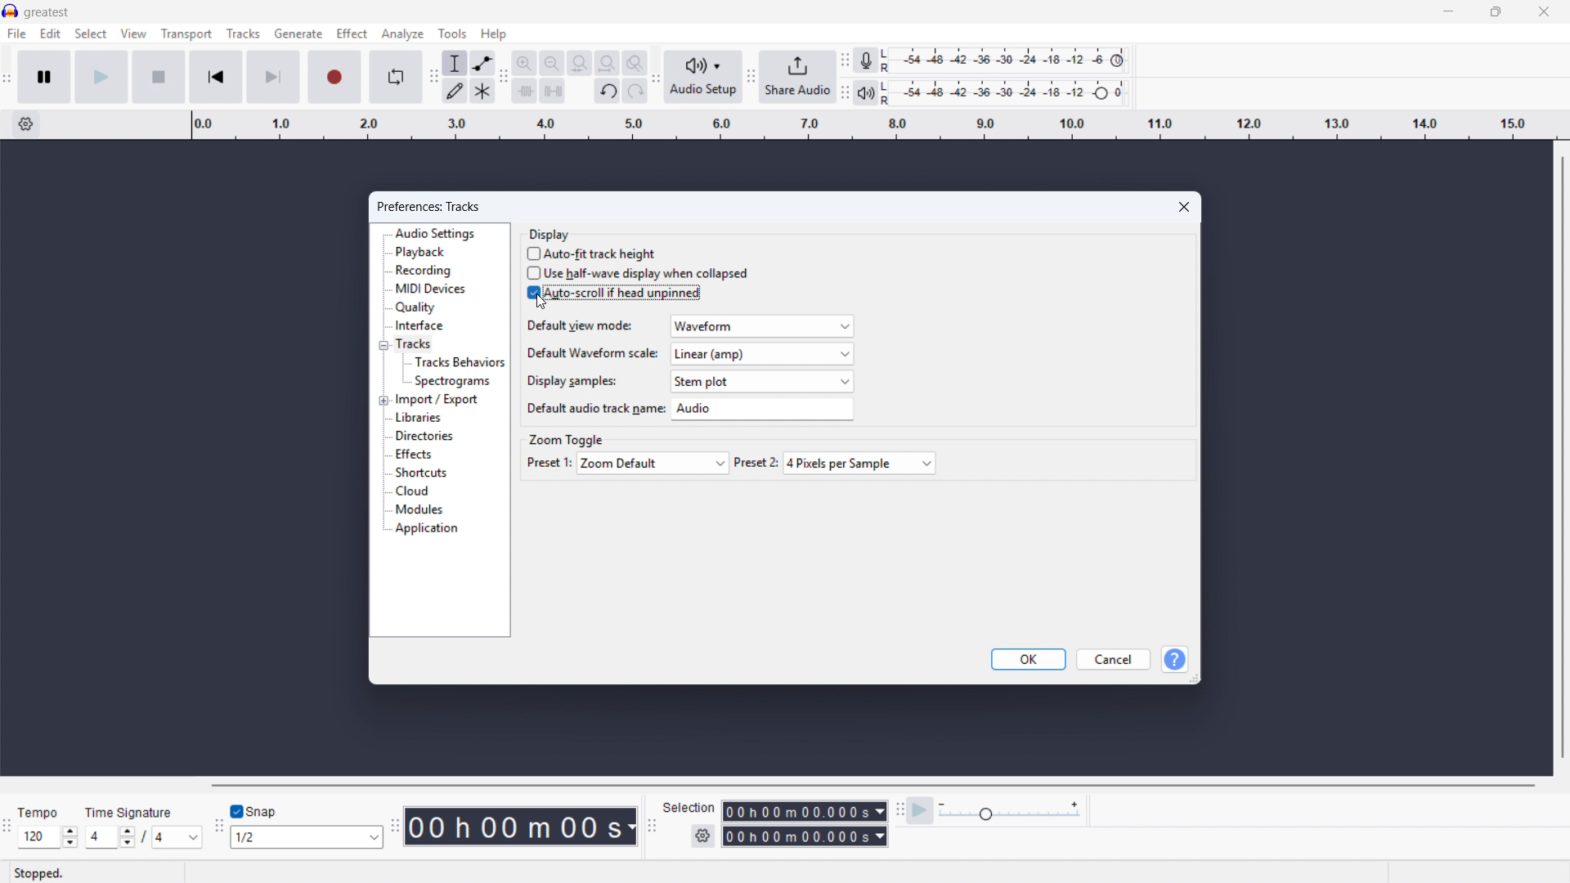  I want to click on Midi devices, so click(431, 288).